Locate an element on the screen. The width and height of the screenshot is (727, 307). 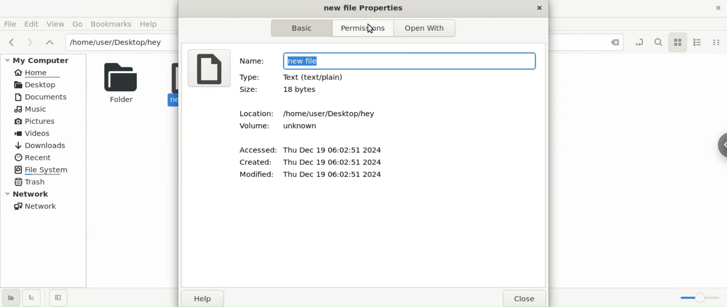
Edit is located at coordinates (32, 23).